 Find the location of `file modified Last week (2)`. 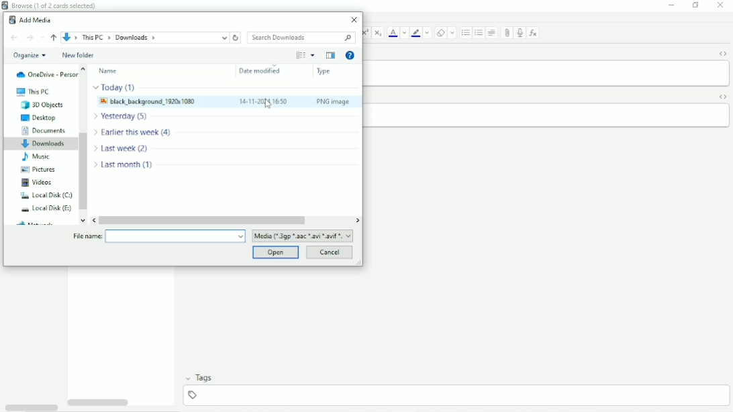

file modified Last week (2) is located at coordinates (121, 148).